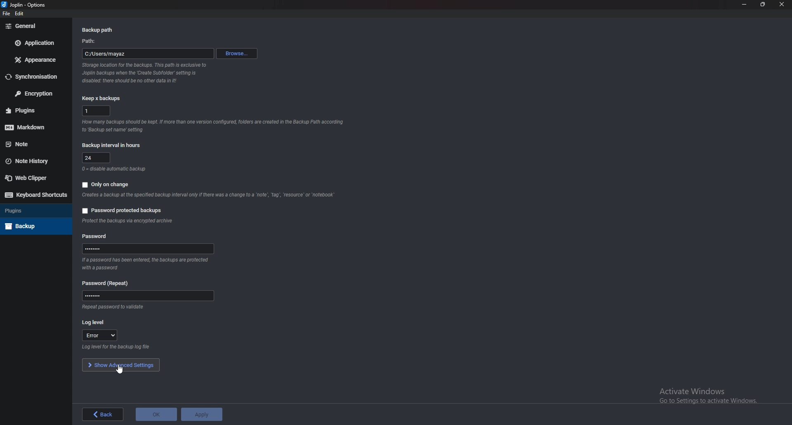 This screenshot has height=425, width=792. Describe the element at coordinates (34, 93) in the screenshot. I see `Encryption` at that location.